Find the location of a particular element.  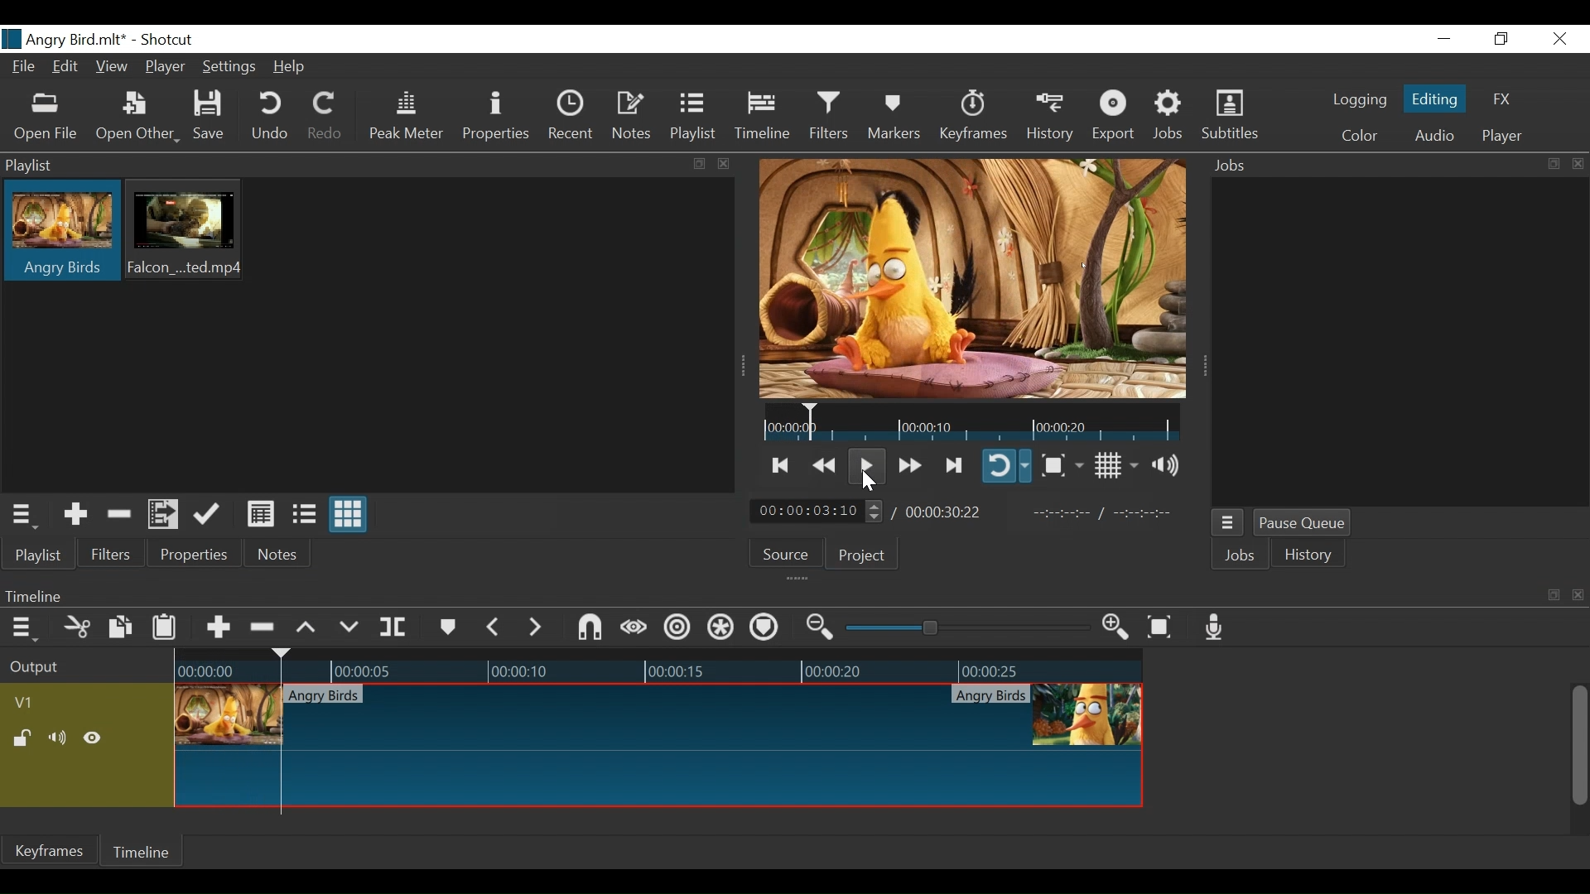

Clip is located at coordinates (61, 233).